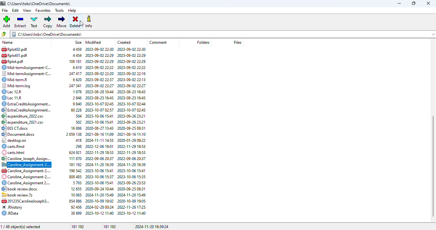  I want to click on 2024-11-20 15:49, so click(99, 195).